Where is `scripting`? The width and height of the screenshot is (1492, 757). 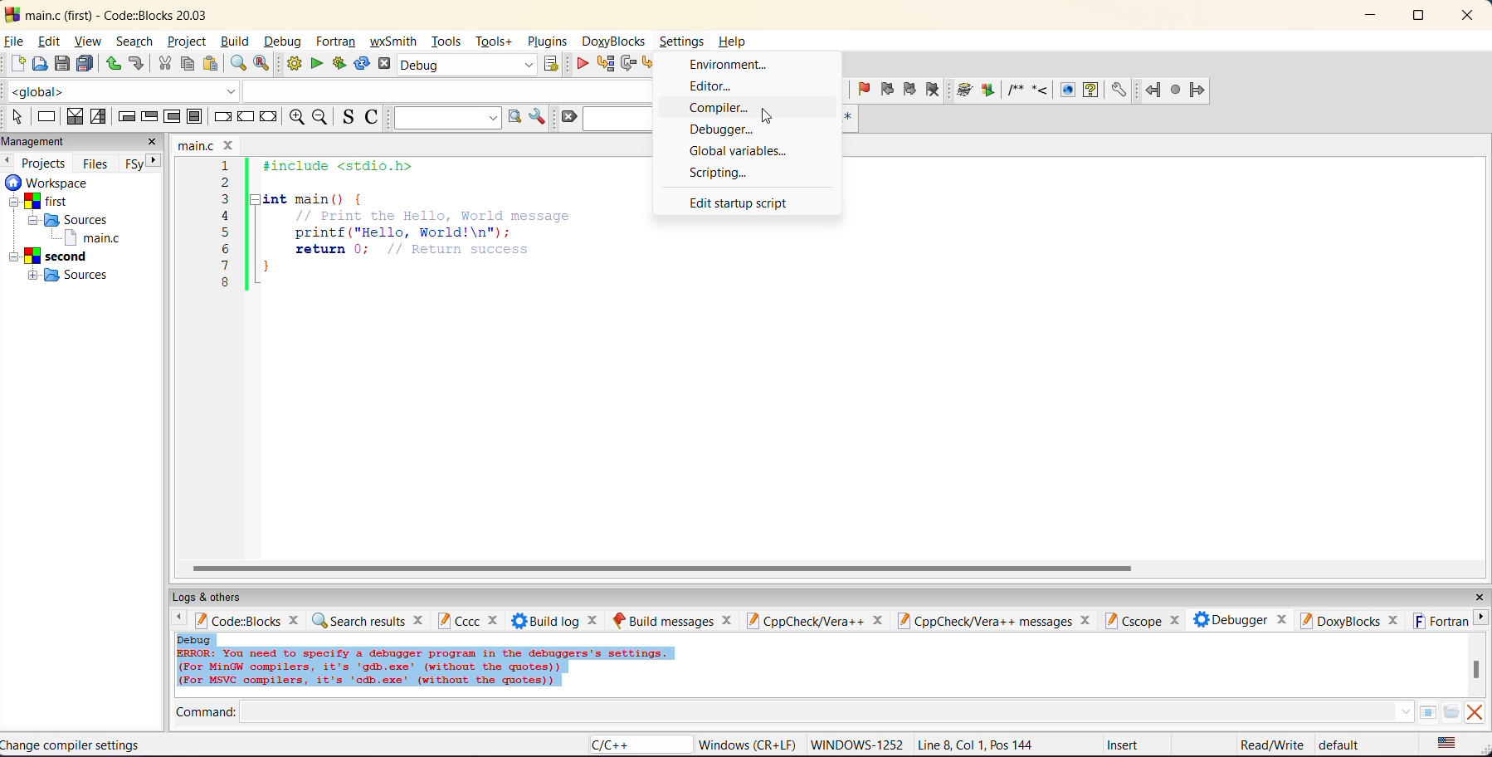 scripting is located at coordinates (726, 173).